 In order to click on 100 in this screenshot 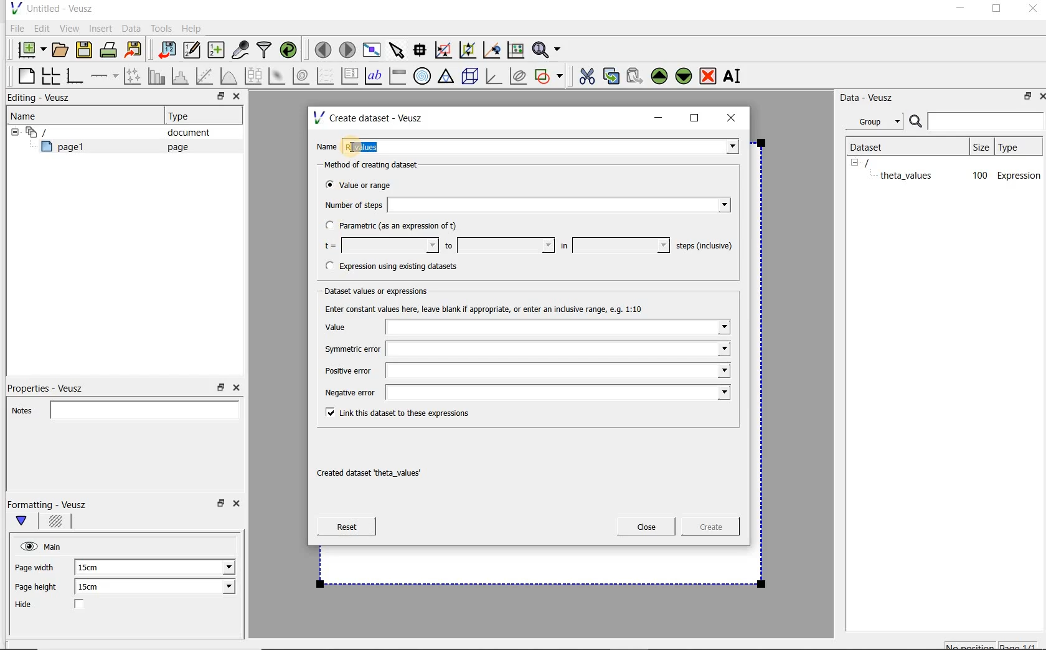, I will do `click(979, 176)`.